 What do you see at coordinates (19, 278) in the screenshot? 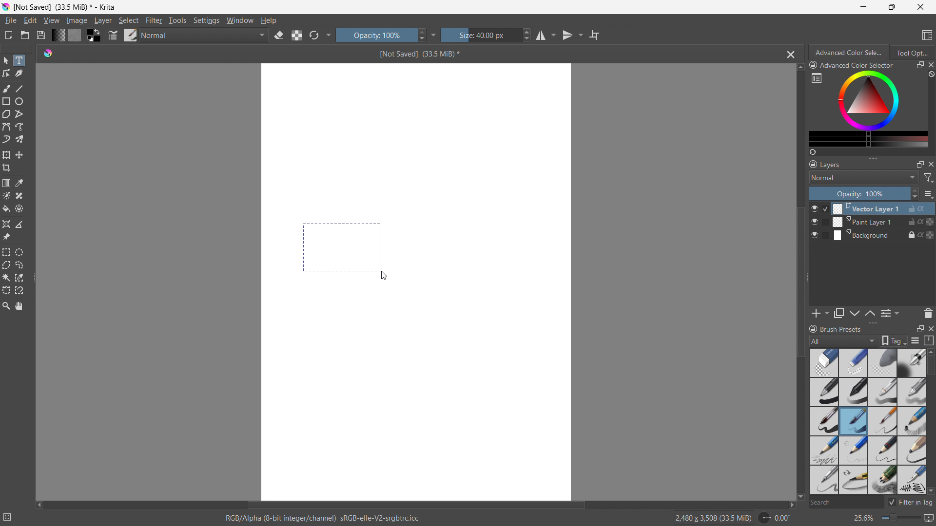
I see `same color selection tool` at bounding box center [19, 278].